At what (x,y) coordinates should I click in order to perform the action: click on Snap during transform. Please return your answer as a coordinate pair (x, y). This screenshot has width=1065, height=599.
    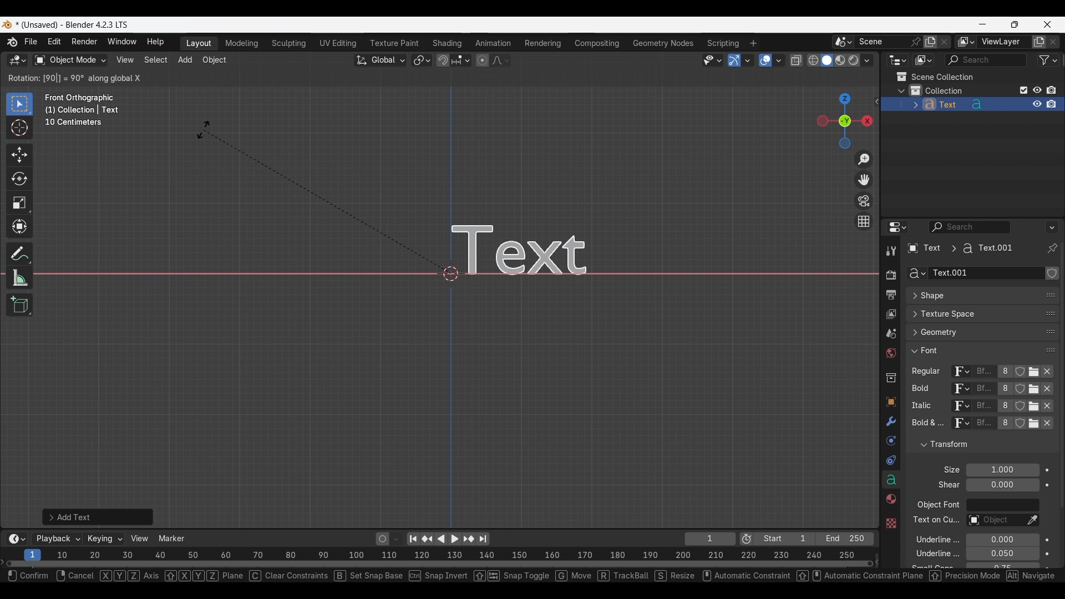
    Looking at the image, I should click on (443, 60).